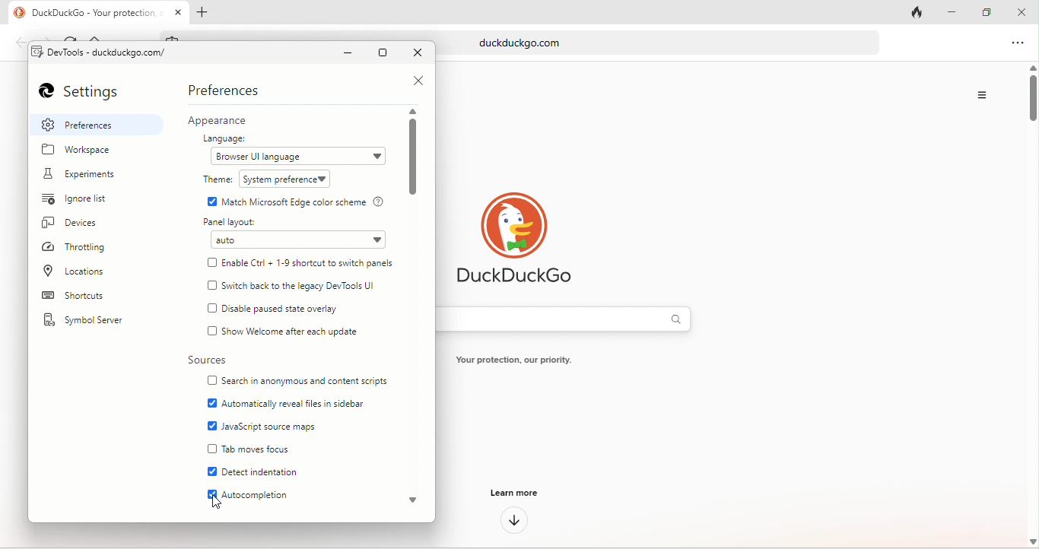 This screenshot has width=1039, height=549. Describe the element at coordinates (576, 319) in the screenshot. I see `search bar` at that location.